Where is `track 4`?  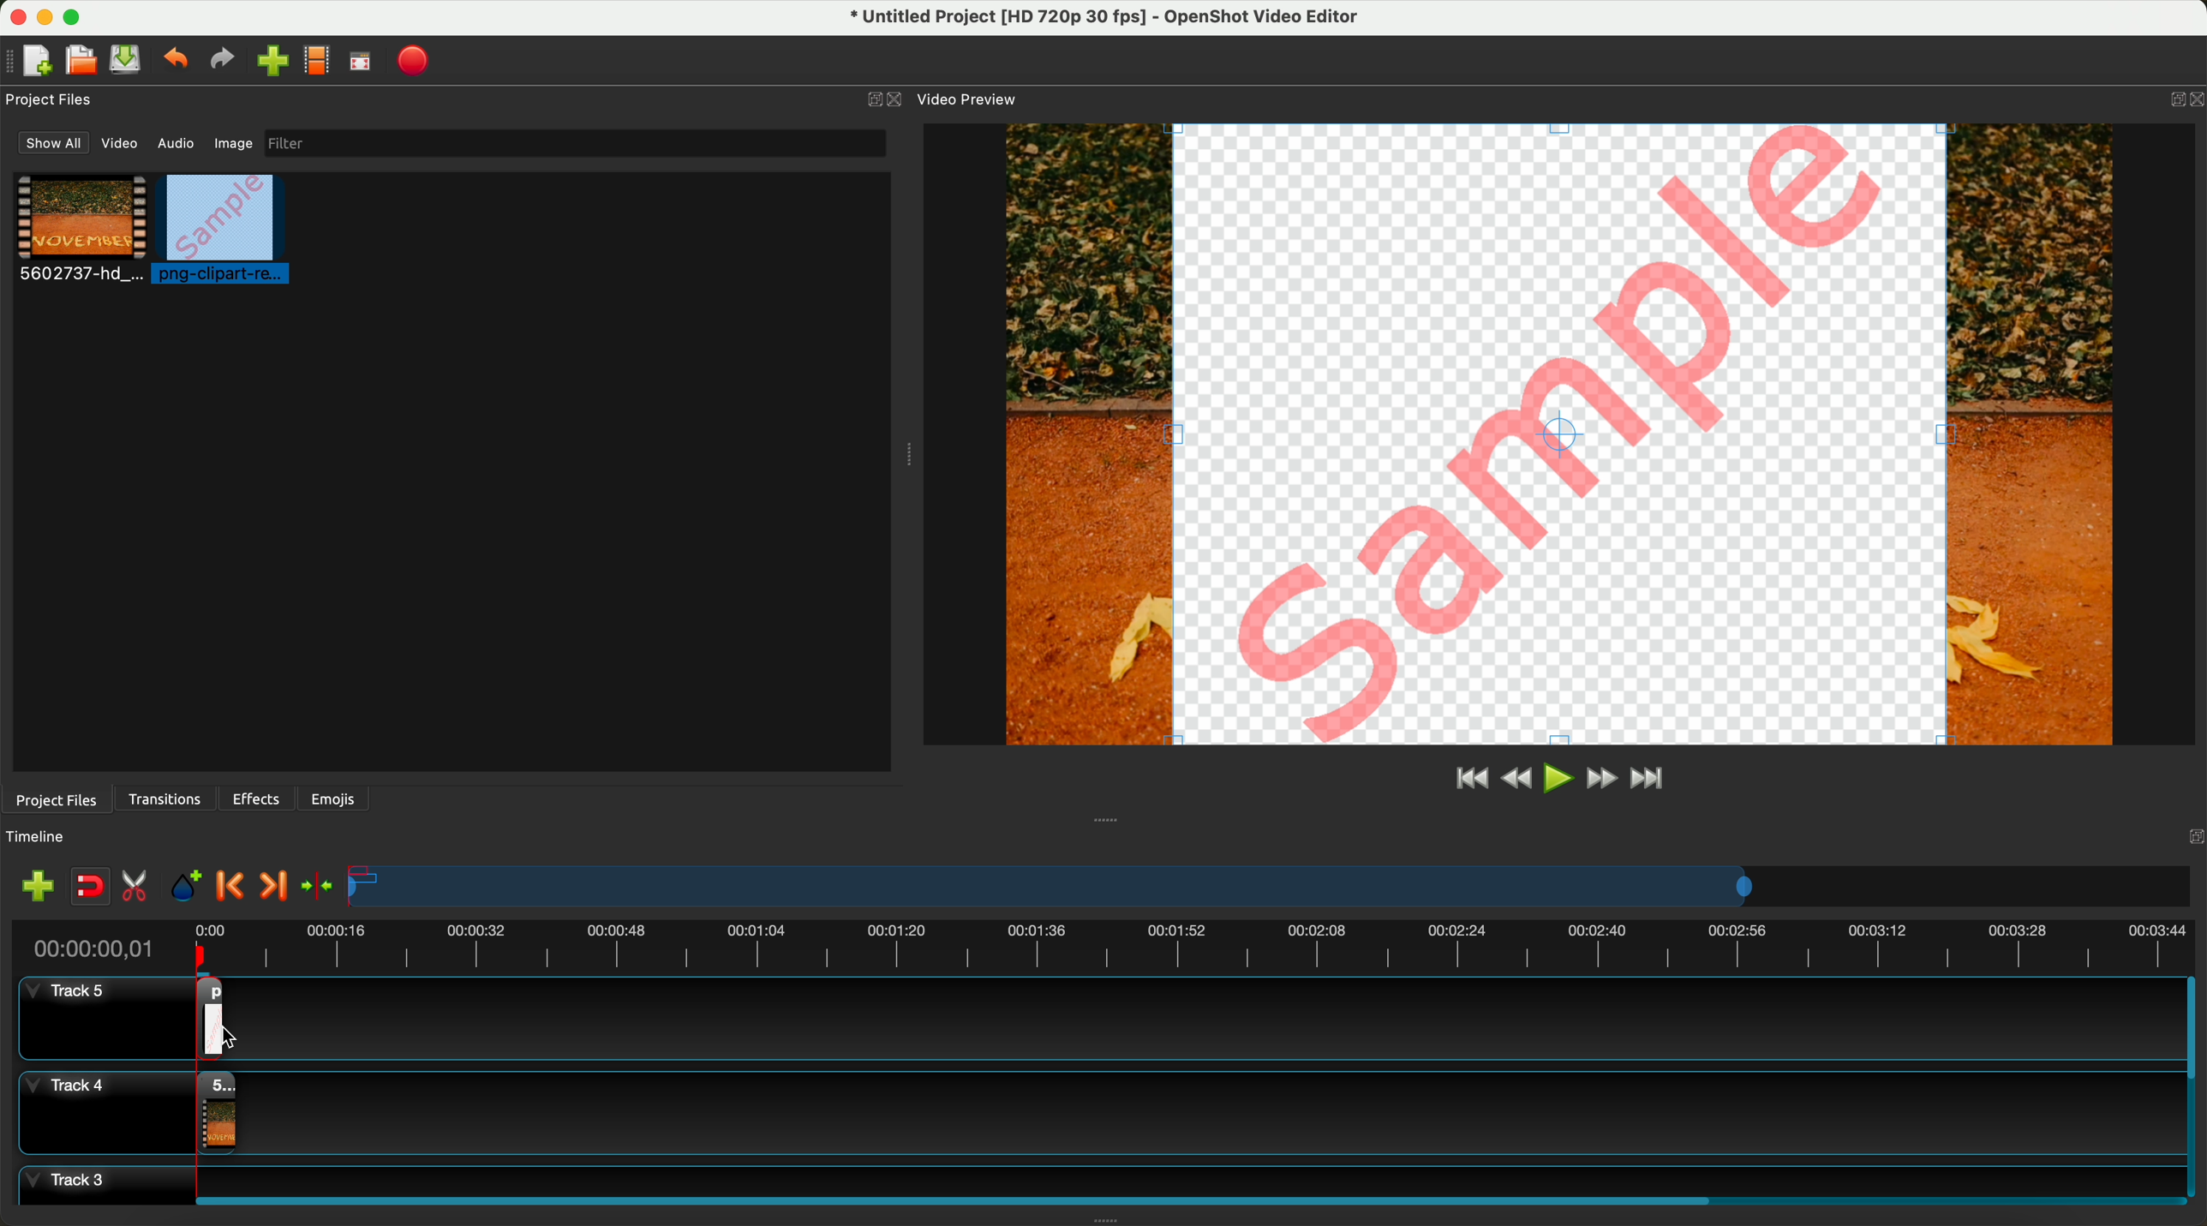 track 4 is located at coordinates (1091, 1109).